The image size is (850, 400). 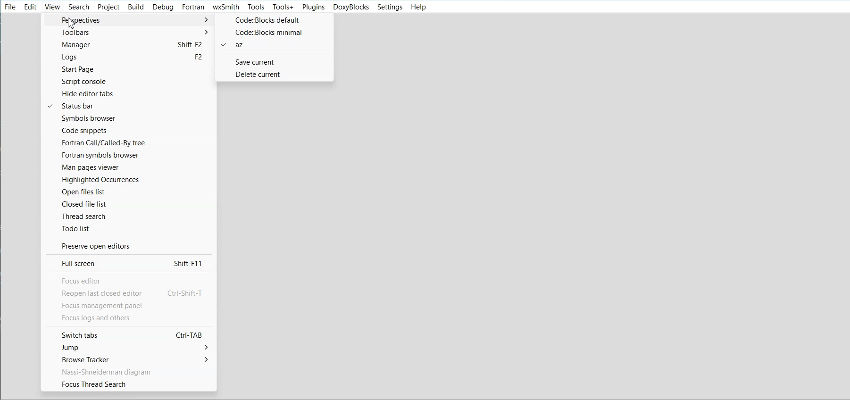 I want to click on Start Page, so click(x=130, y=69).